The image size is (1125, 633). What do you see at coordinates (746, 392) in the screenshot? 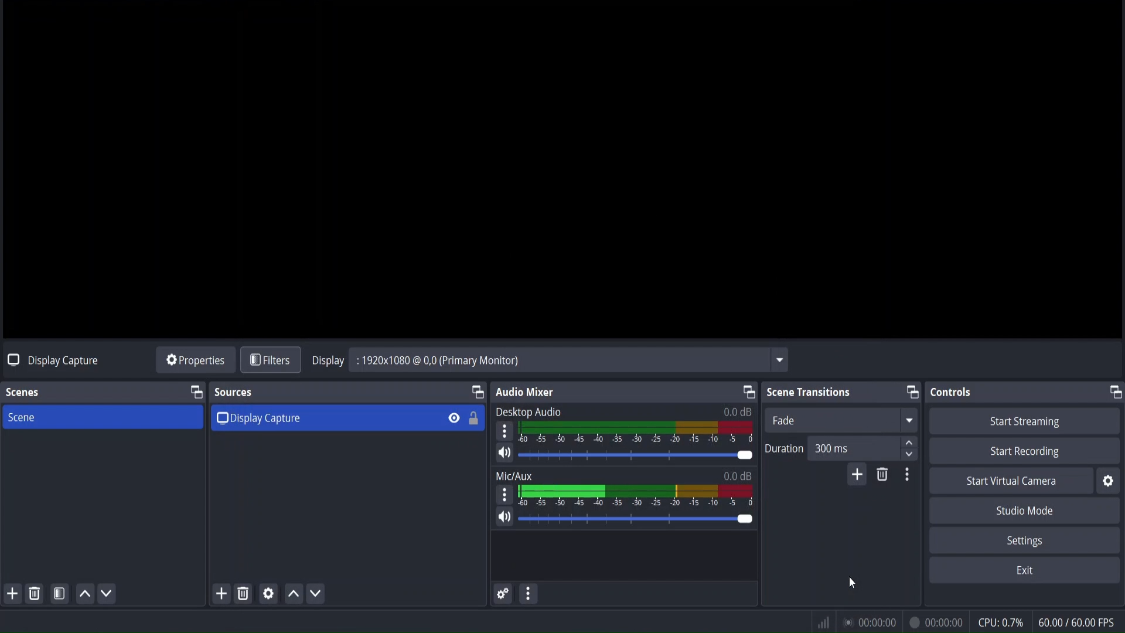
I see `change tab layout` at bounding box center [746, 392].